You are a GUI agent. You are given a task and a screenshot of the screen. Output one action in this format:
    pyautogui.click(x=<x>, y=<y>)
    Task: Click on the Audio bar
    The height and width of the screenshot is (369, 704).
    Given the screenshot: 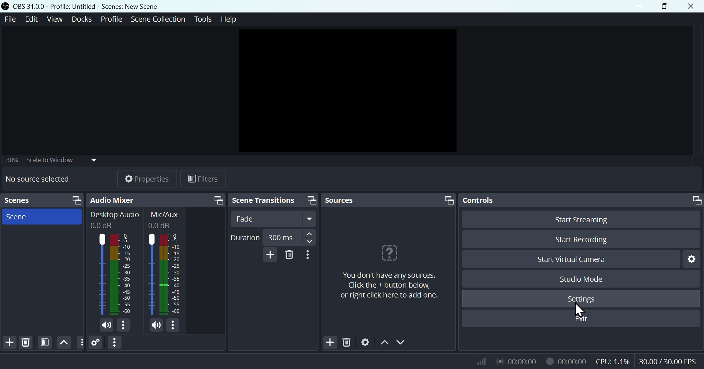 What is the action you would take?
    pyautogui.click(x=114, y=273)
    